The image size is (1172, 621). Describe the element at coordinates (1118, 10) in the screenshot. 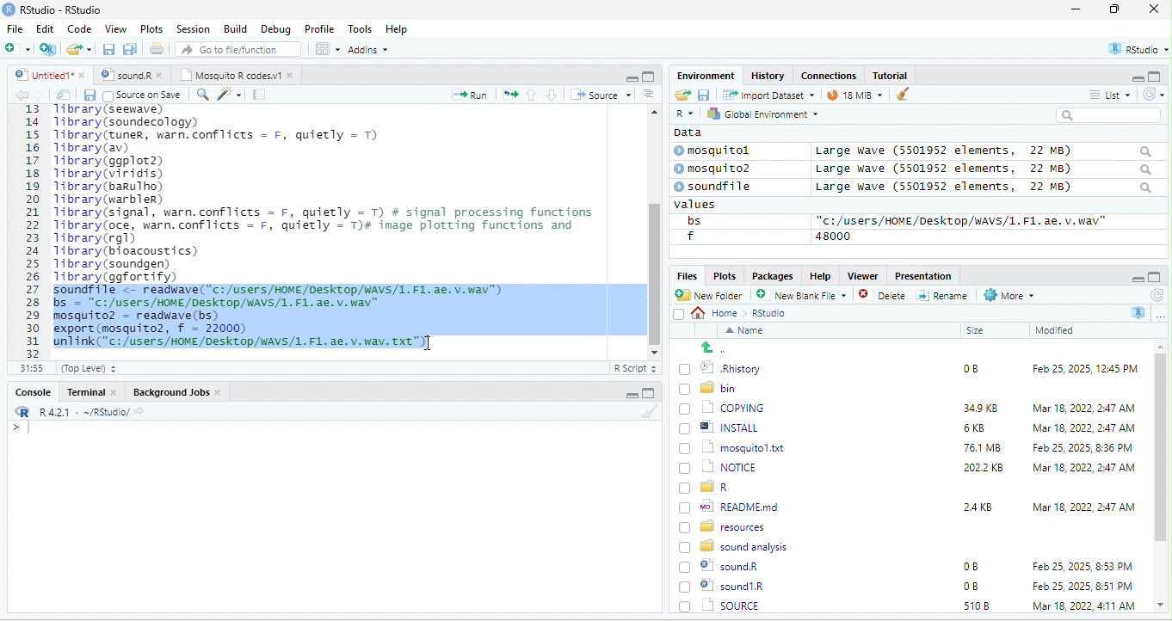

I see `maximize` at that location.